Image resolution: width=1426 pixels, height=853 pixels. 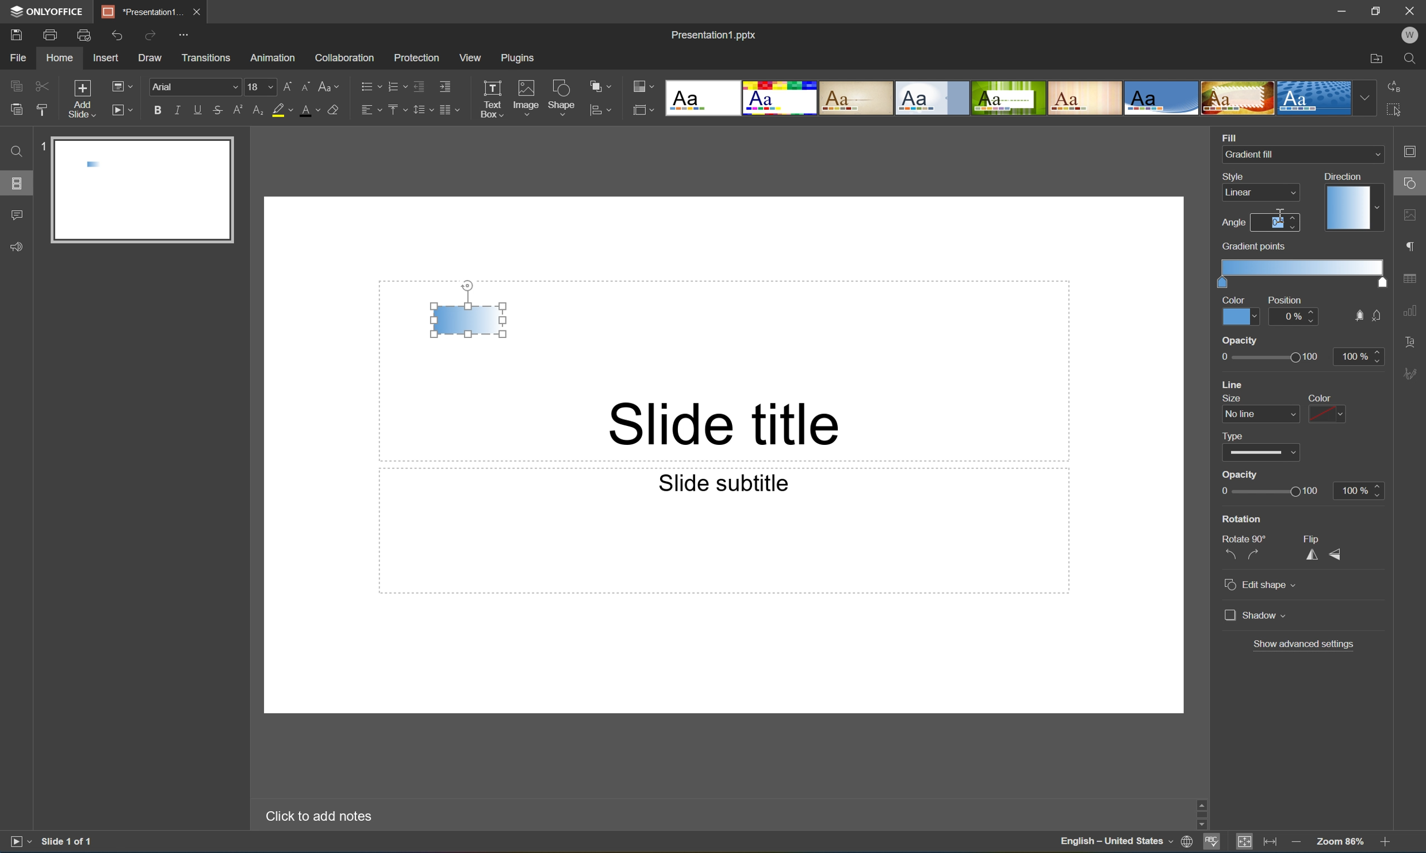 What do you see at coordinates (19, 183) in the screenshot?
I see `Slides` at bounding box center [19, 183].